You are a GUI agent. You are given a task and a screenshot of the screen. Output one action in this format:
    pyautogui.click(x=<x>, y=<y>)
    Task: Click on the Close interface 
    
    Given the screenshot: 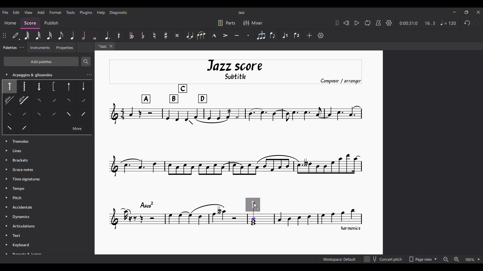 What is the action you would take?
    pyautogui.click(x=478, y=12)
    